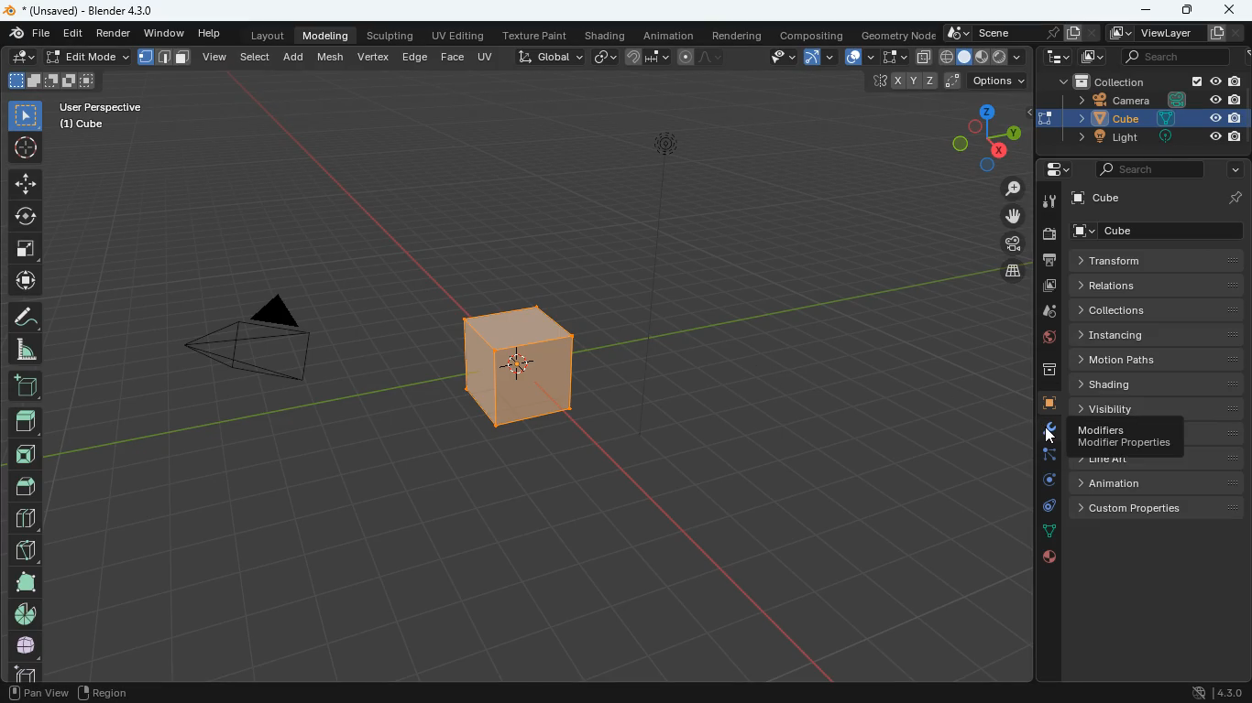 The image size is (1252, 703). Describe the element at coordinates (27, 147) in the screenshot. I see `aim` at that location.